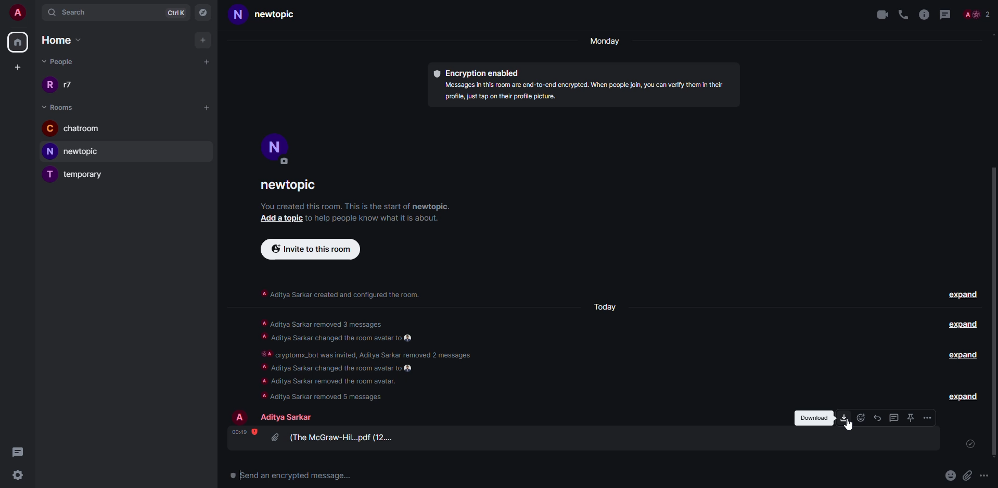 This screenshot has height=488, width=998. Describe the element at coordinates (963, 396) in the screenshot. I see `expand` at that location.